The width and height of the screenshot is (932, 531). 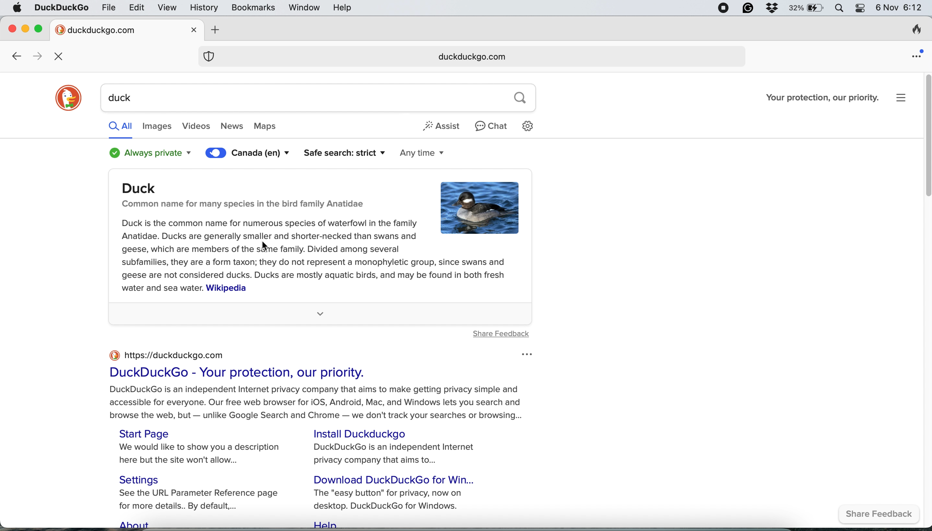 What do you see at coordinates (159, 288) in the screenshot?
I see `water and sea water` at bounding box center [159, 288].